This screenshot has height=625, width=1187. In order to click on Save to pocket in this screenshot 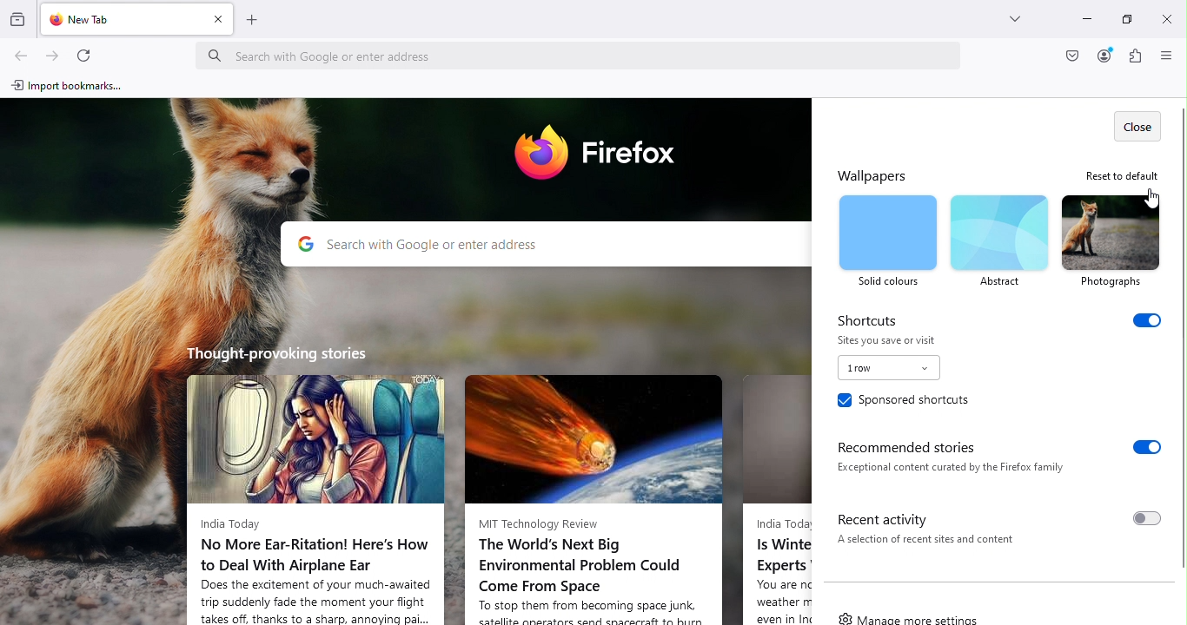, I will do `click(1069, 57)`.